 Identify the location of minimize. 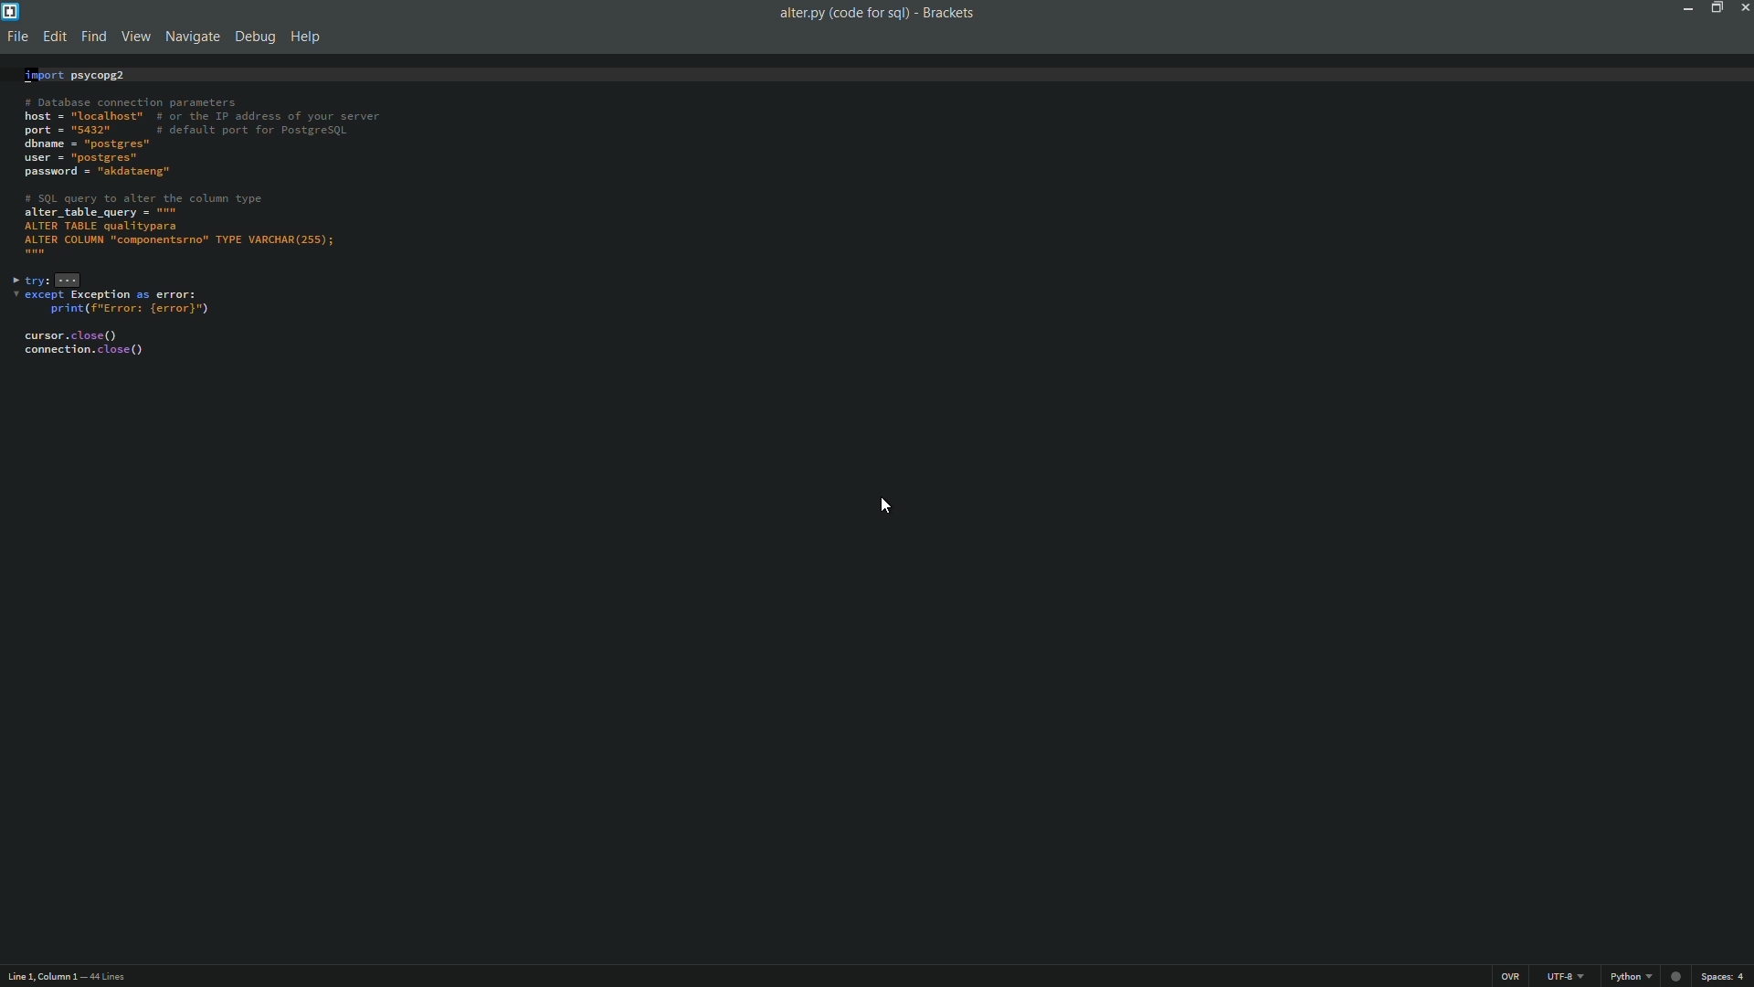
(1685, 9).